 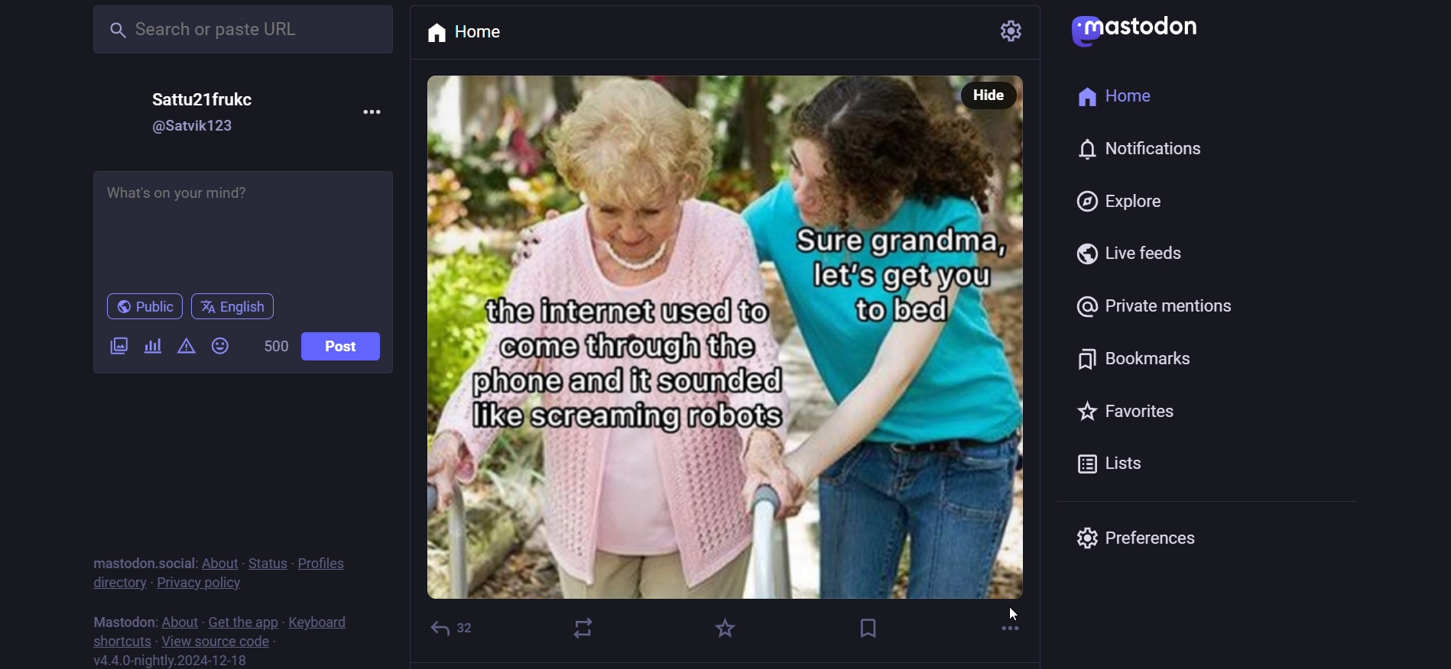 I want to click on post here, so click(x=242, y=227).